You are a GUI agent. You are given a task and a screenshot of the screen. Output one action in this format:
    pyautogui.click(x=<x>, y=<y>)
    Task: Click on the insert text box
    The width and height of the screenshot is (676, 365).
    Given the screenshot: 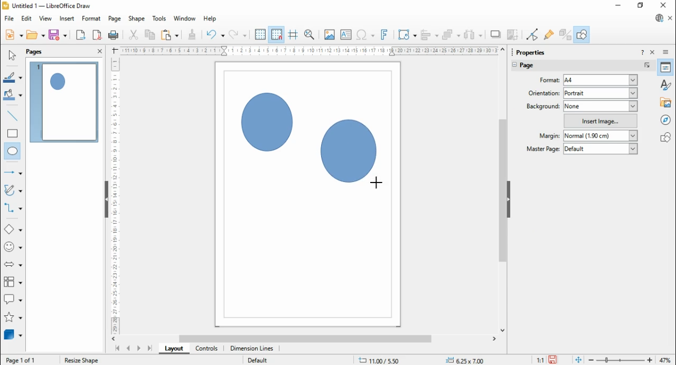 What is the action you would take?
    pyautogui.click(x=345, y=34)
    